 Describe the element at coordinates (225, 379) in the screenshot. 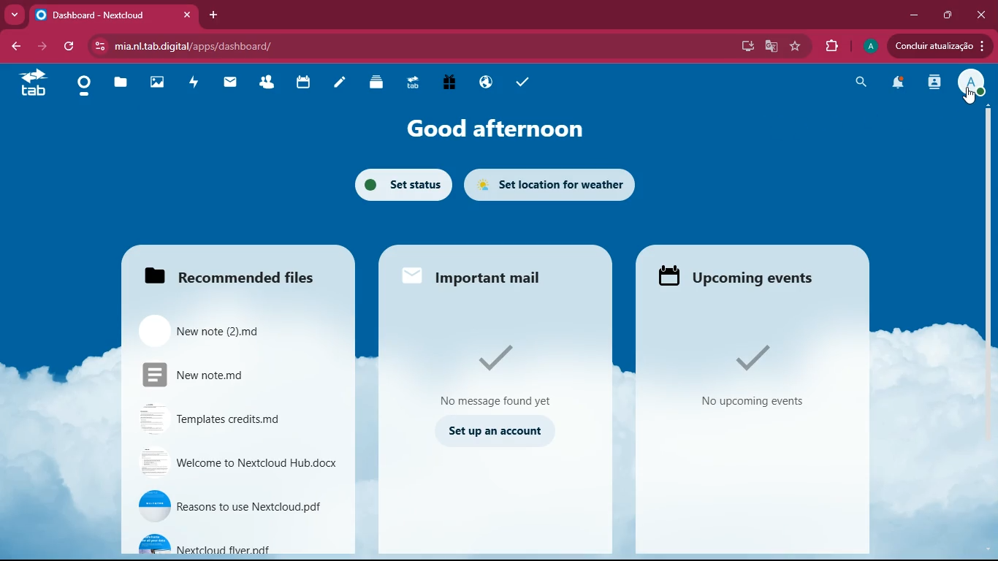

I see `New note.md` at that location.